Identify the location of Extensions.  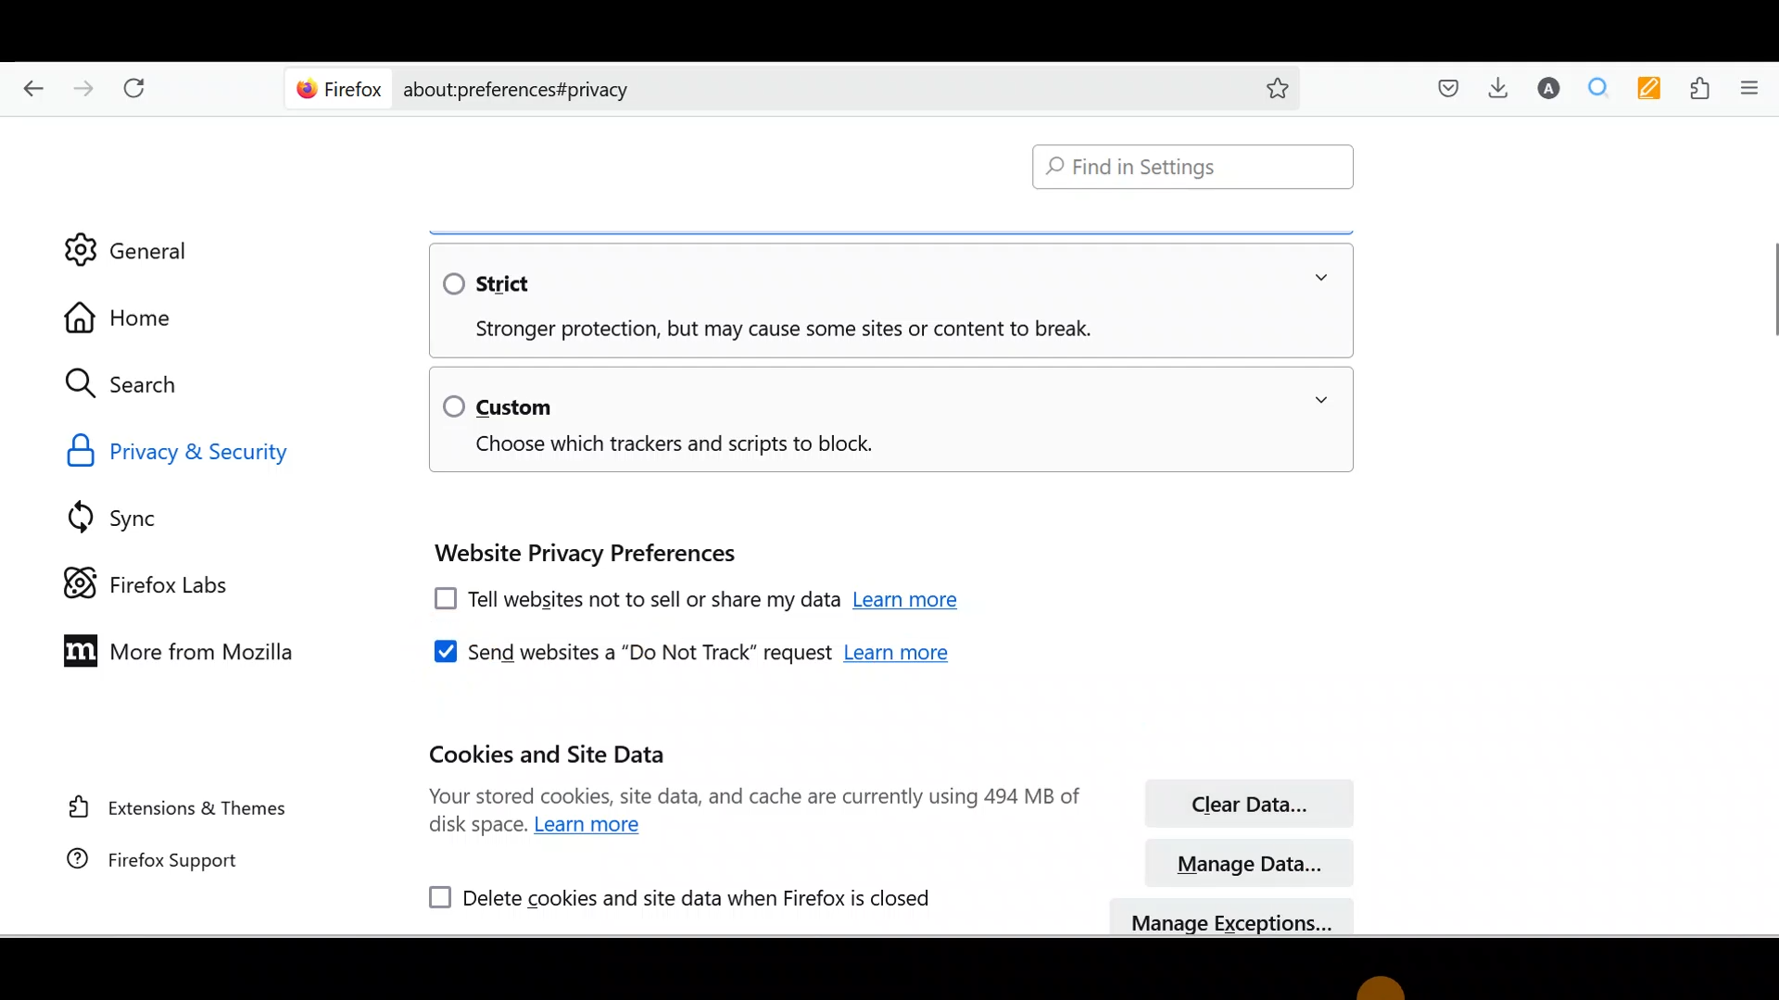
(1698, 88).